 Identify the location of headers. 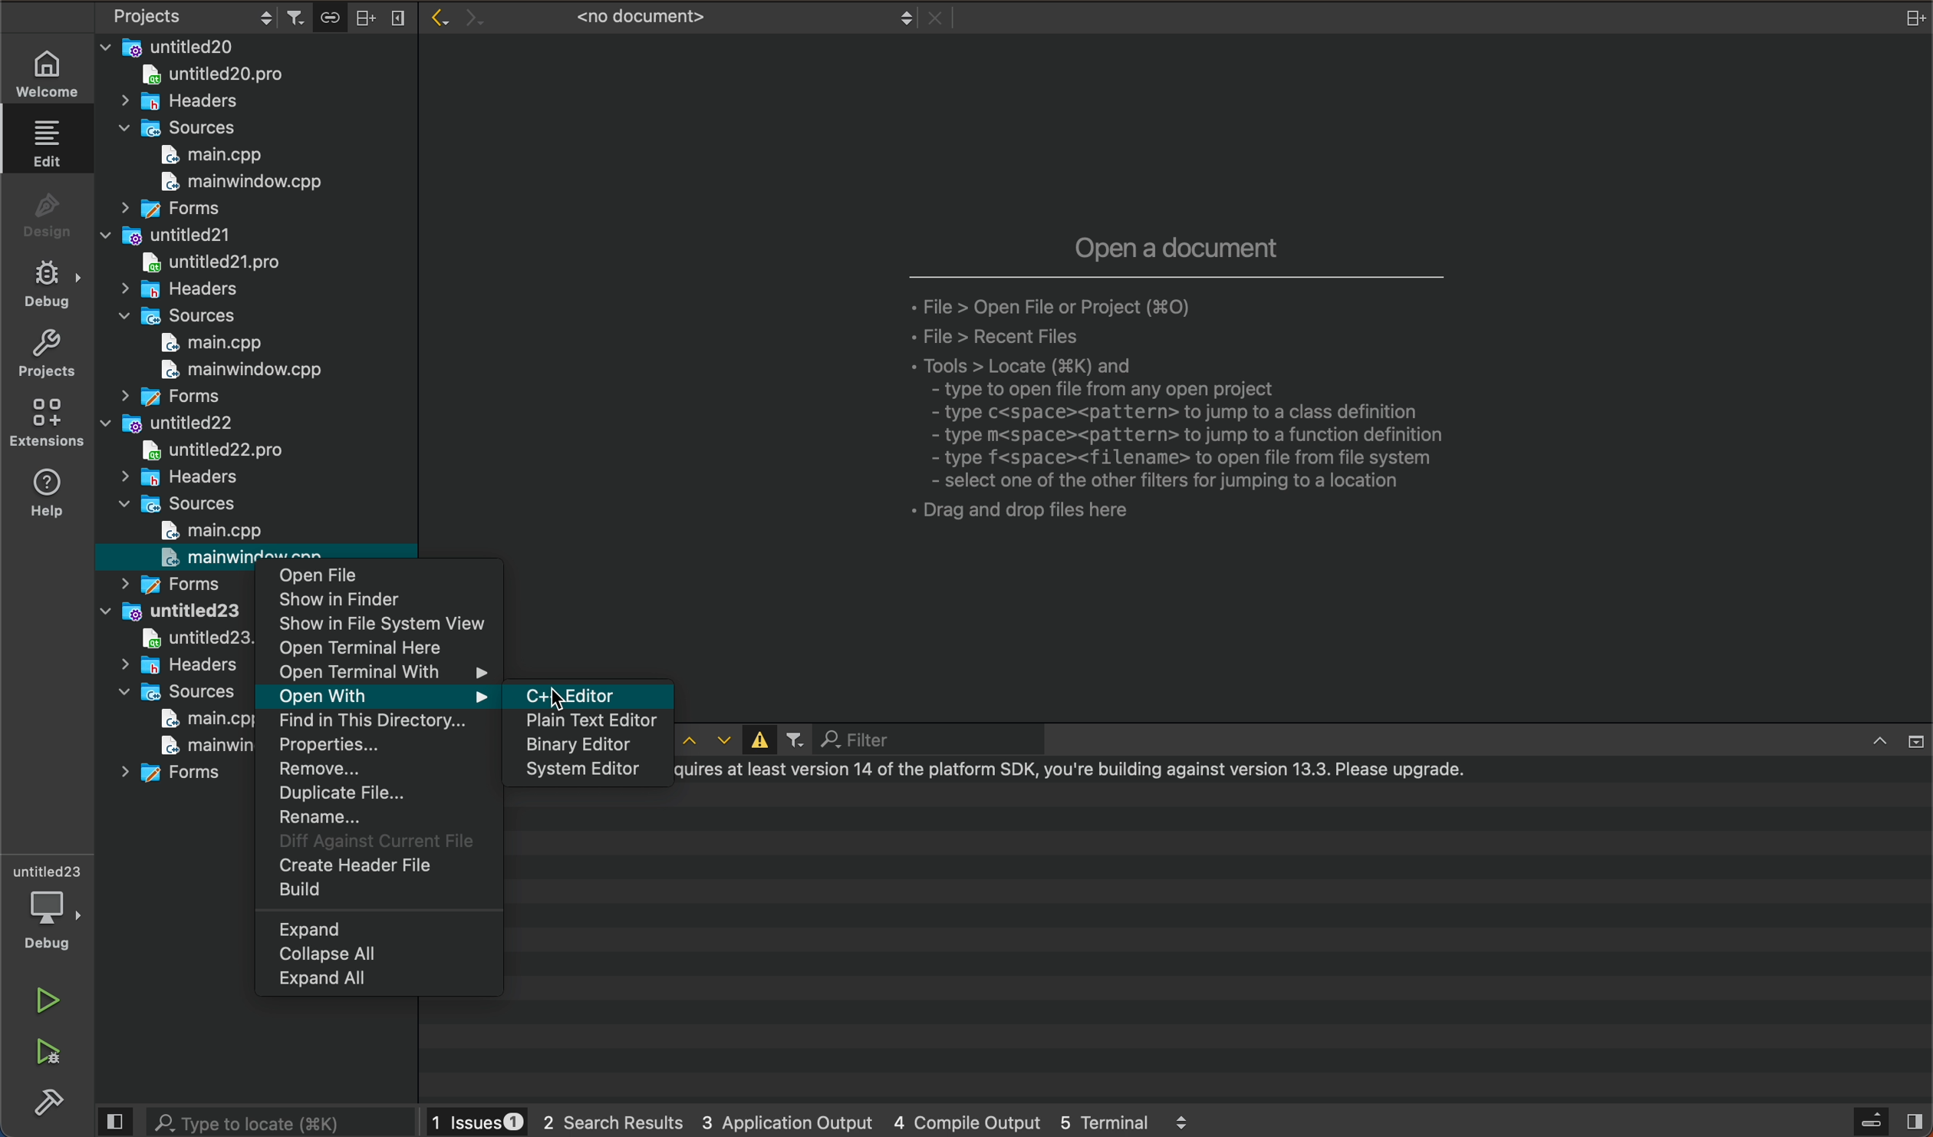
(178, 292).